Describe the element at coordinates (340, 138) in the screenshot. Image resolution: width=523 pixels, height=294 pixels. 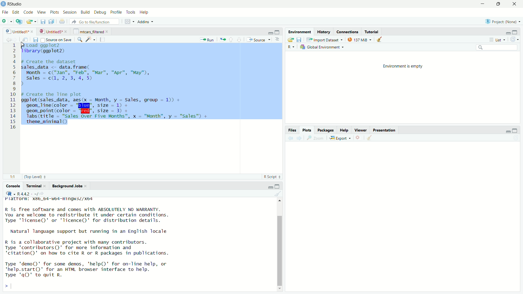
I see `Export` at that location.